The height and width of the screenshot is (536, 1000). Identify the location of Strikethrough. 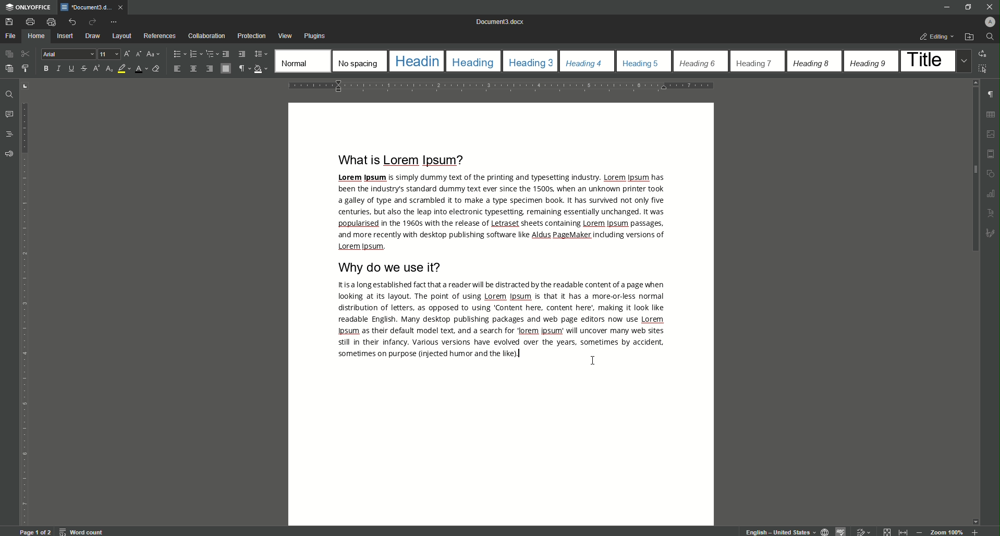
(83, 69).